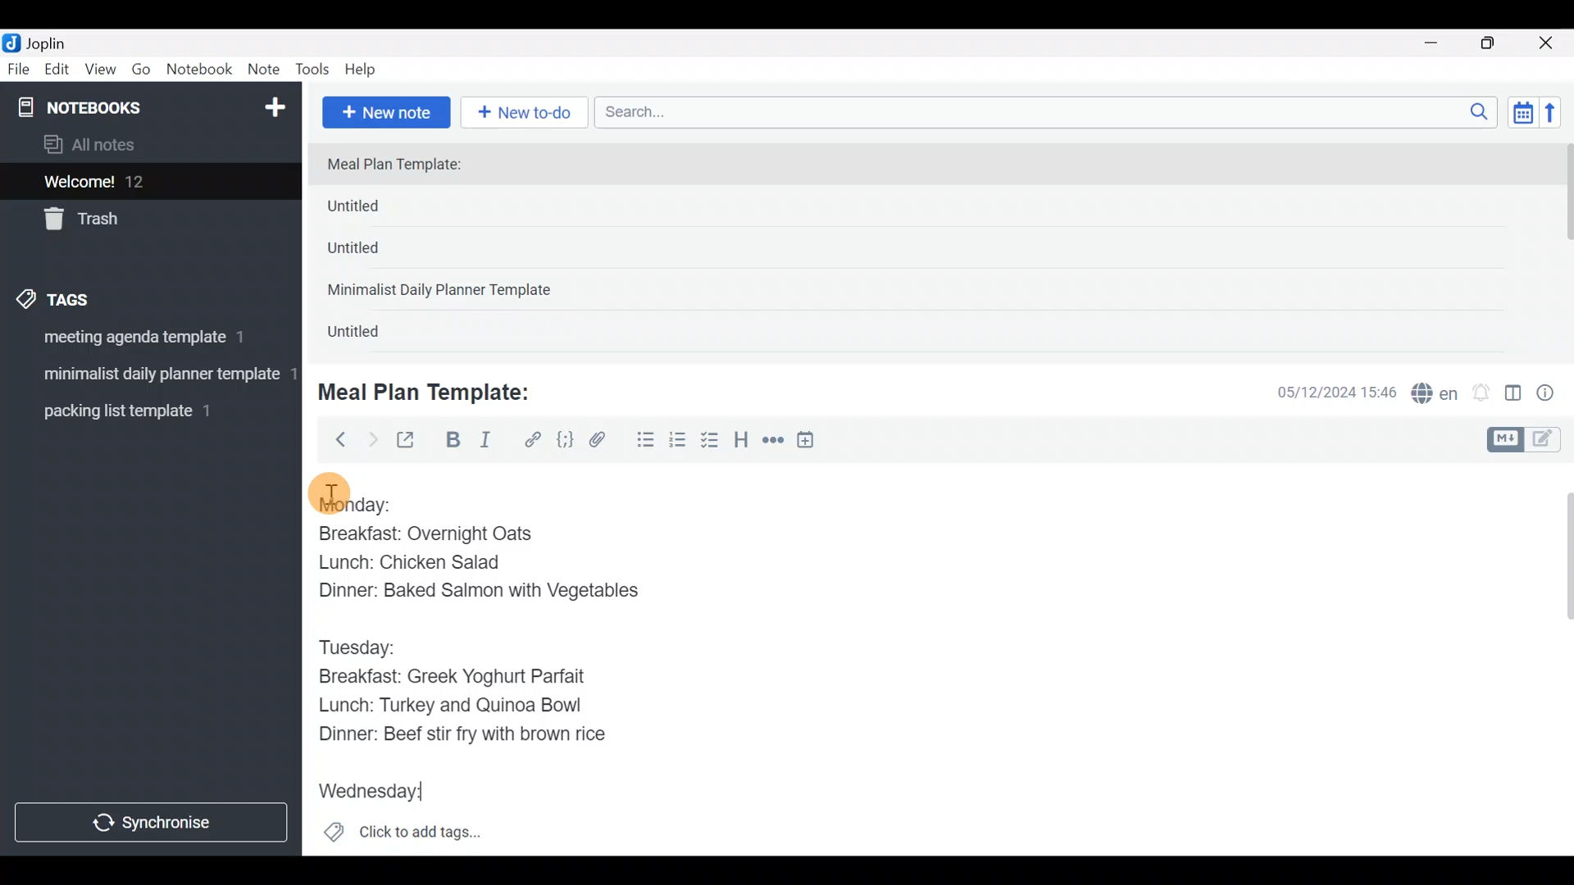 The image size is (1574, 885). What do you see at coordinates (150, 376) in the screenshot?
I see `Tag 2` at bounding box center [150, 376].